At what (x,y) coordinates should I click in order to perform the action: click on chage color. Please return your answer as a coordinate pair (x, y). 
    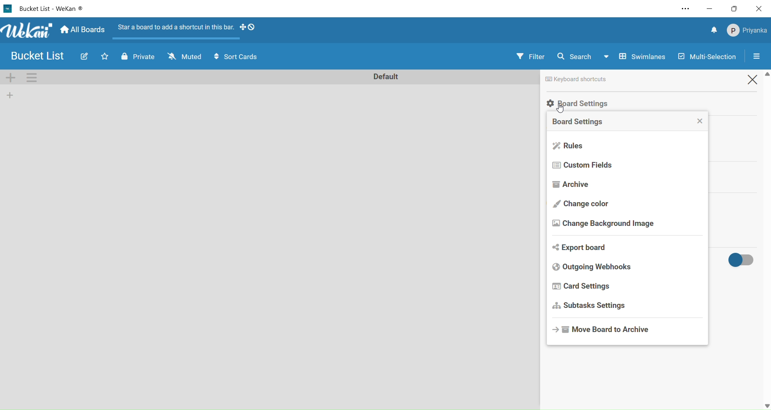
    Looking at the image, I should click on (628, 202).